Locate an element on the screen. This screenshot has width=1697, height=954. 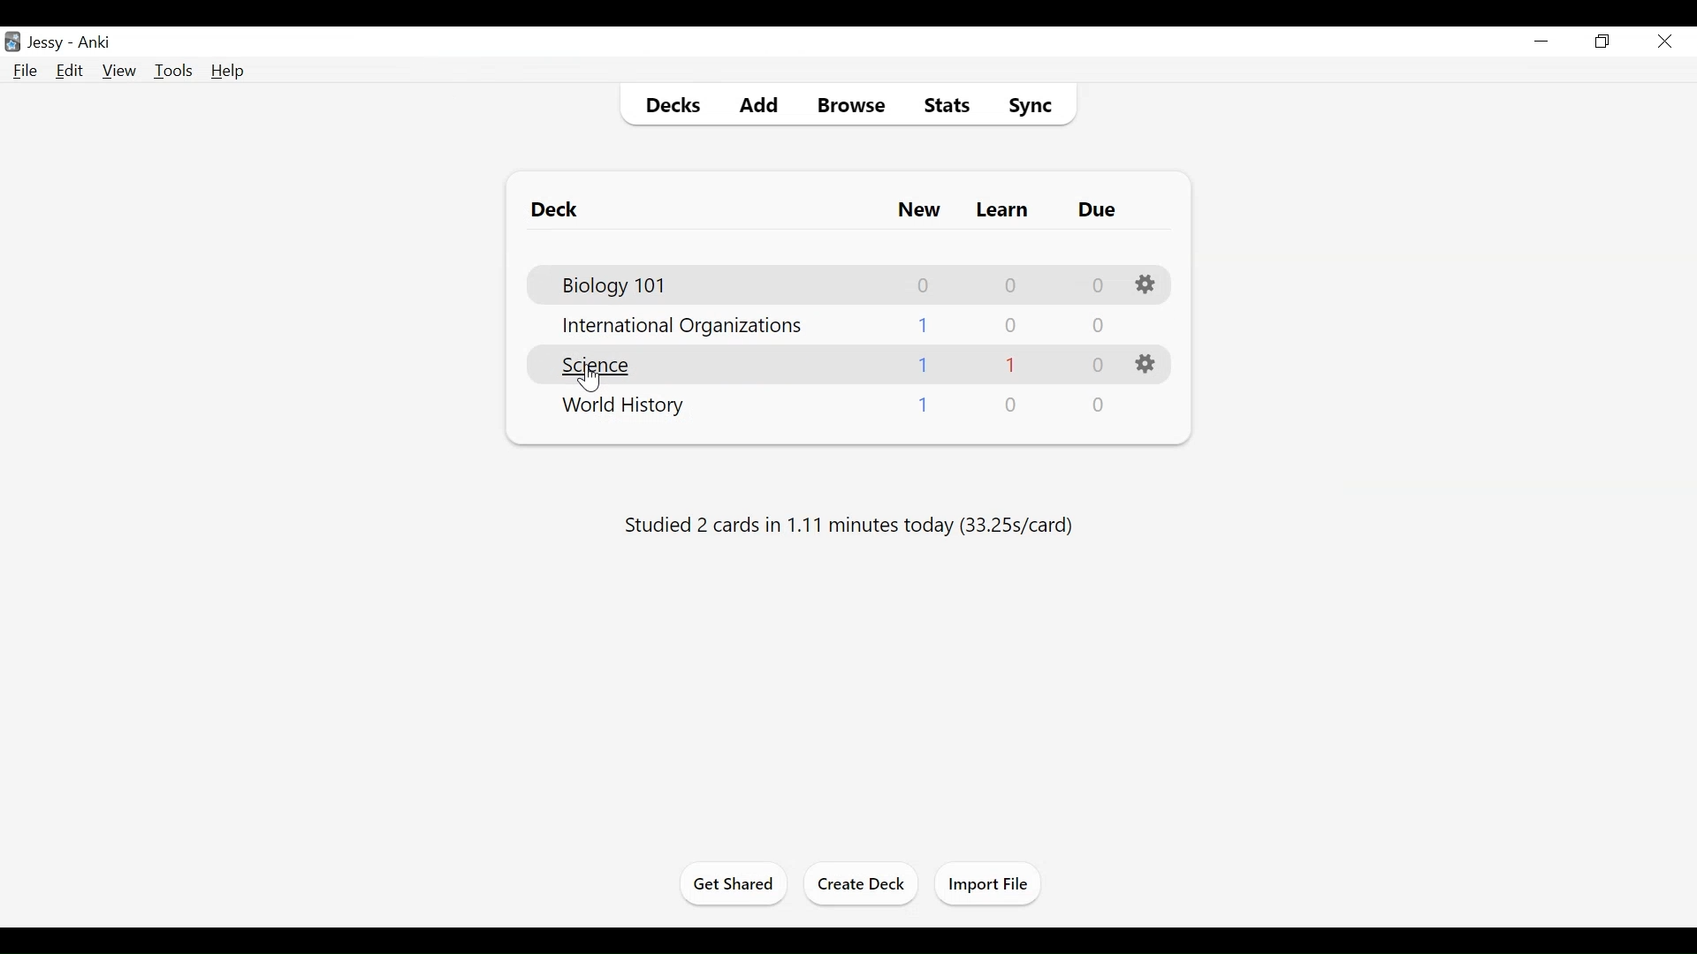
Browse is located at coordinates (855, 106).